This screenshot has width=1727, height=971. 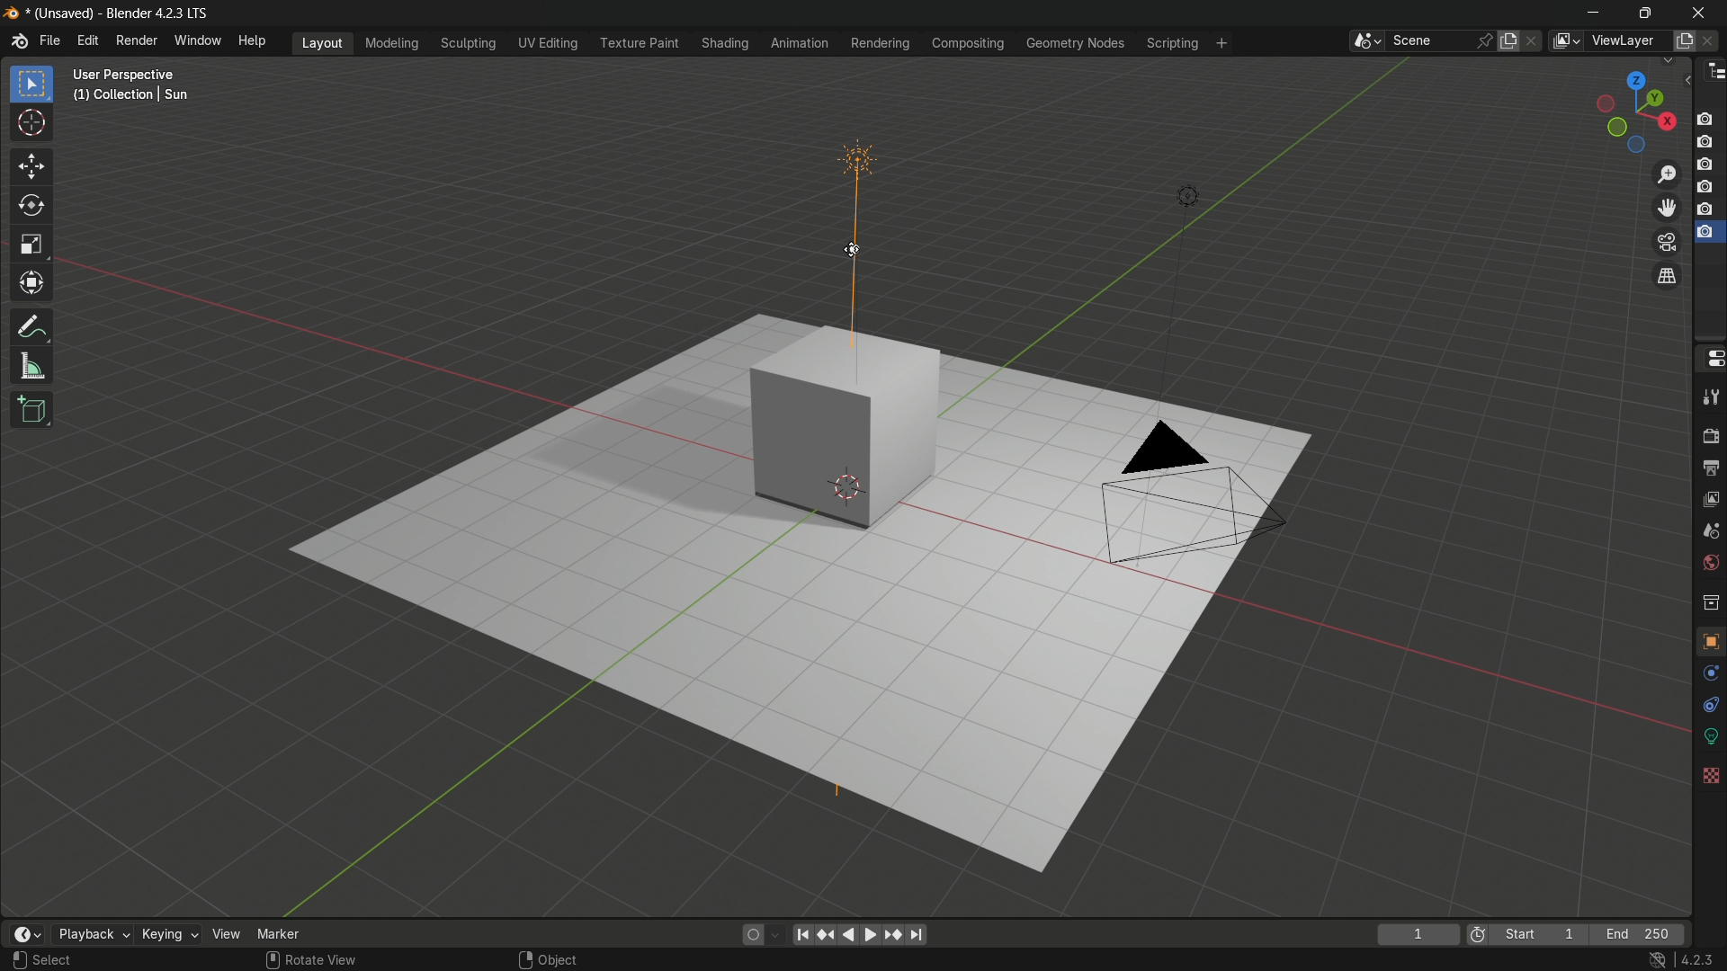 What do you see at coordinates (1712, 564) in the screenshot?
I see `world` at bounding box center [1712, 564].